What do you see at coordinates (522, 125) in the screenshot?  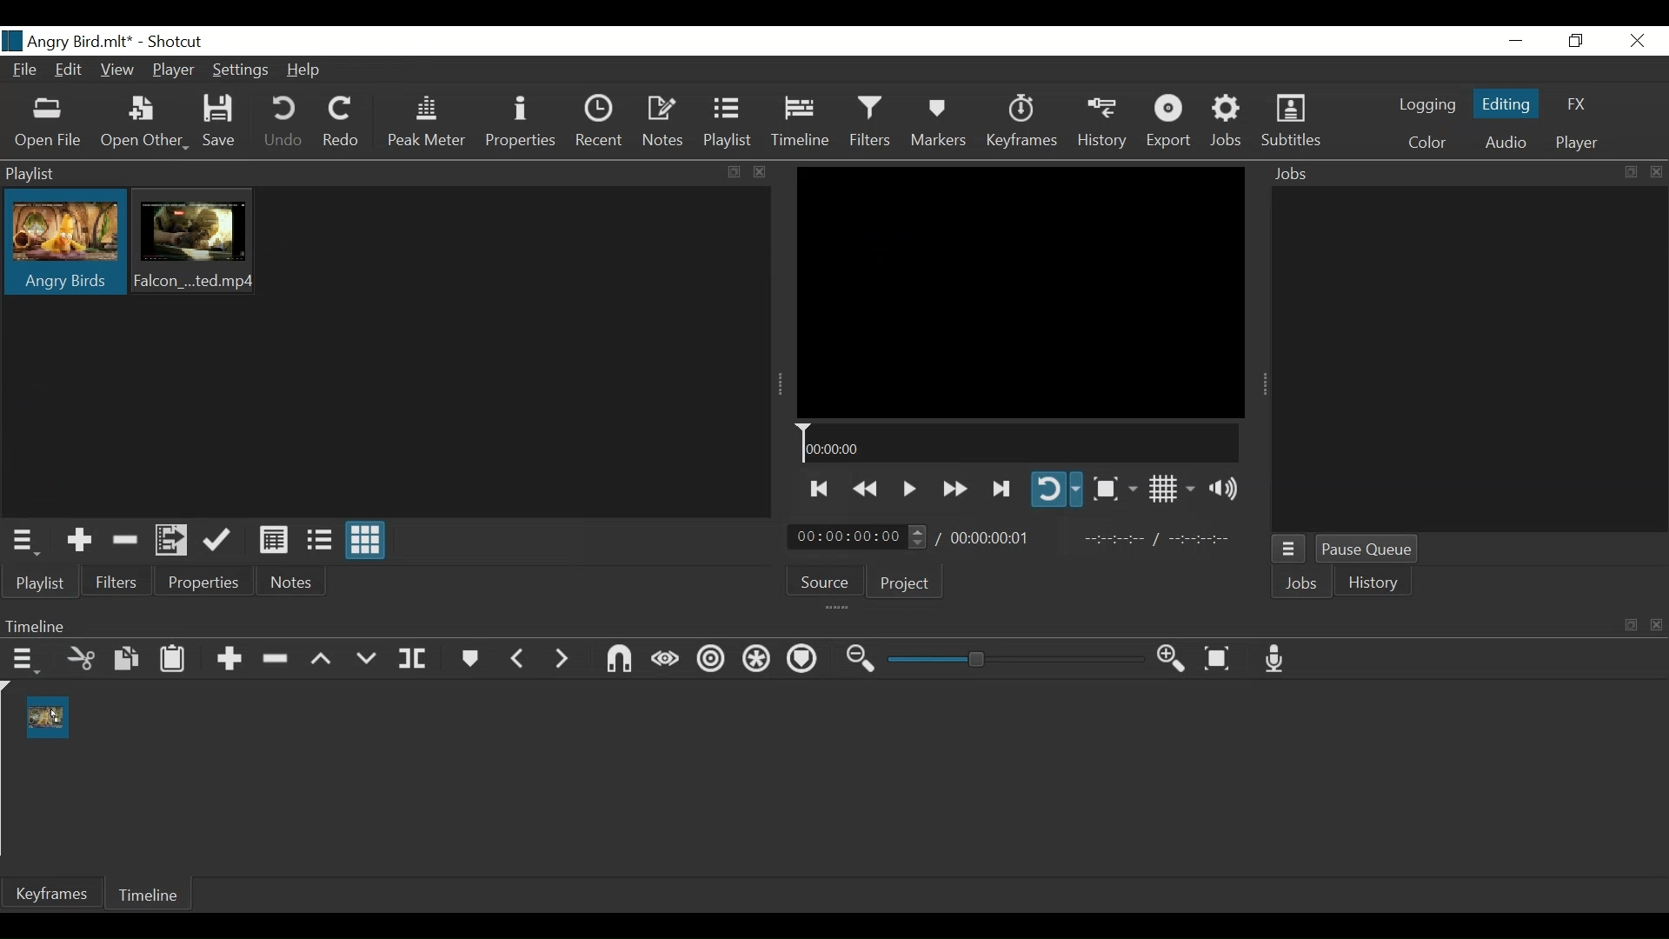 I see `Properties` at bounding box center [522, 125].